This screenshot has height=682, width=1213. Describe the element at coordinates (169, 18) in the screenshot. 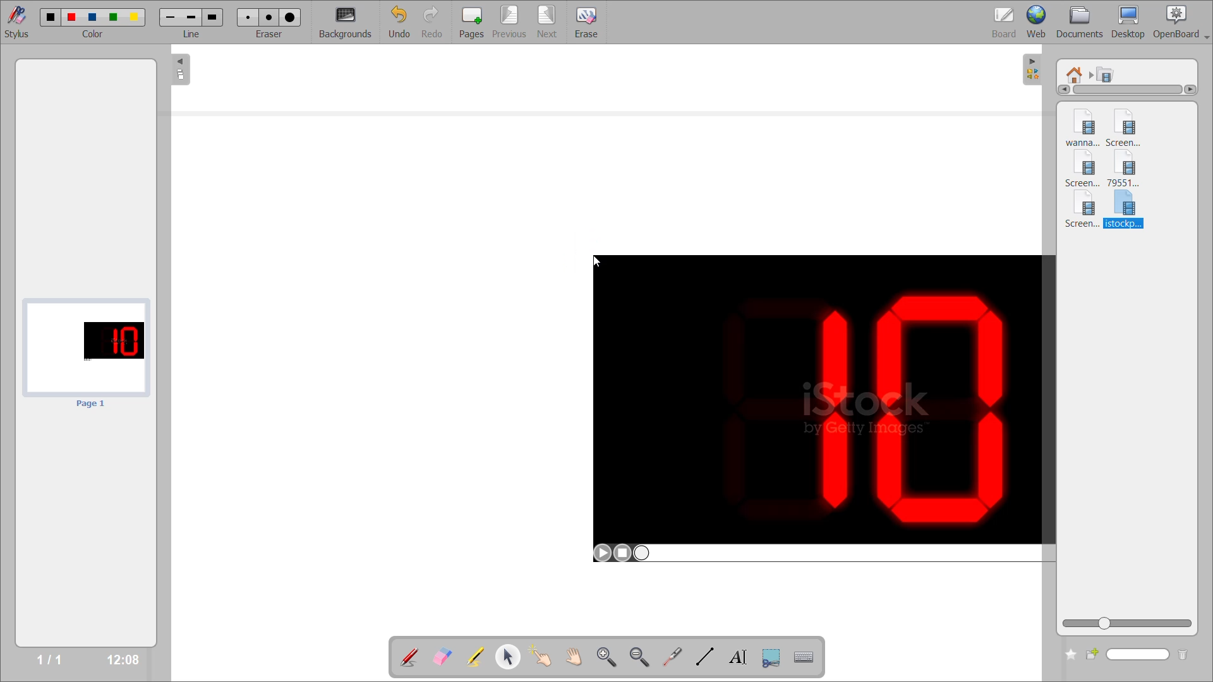

I see `Small line` at that location.